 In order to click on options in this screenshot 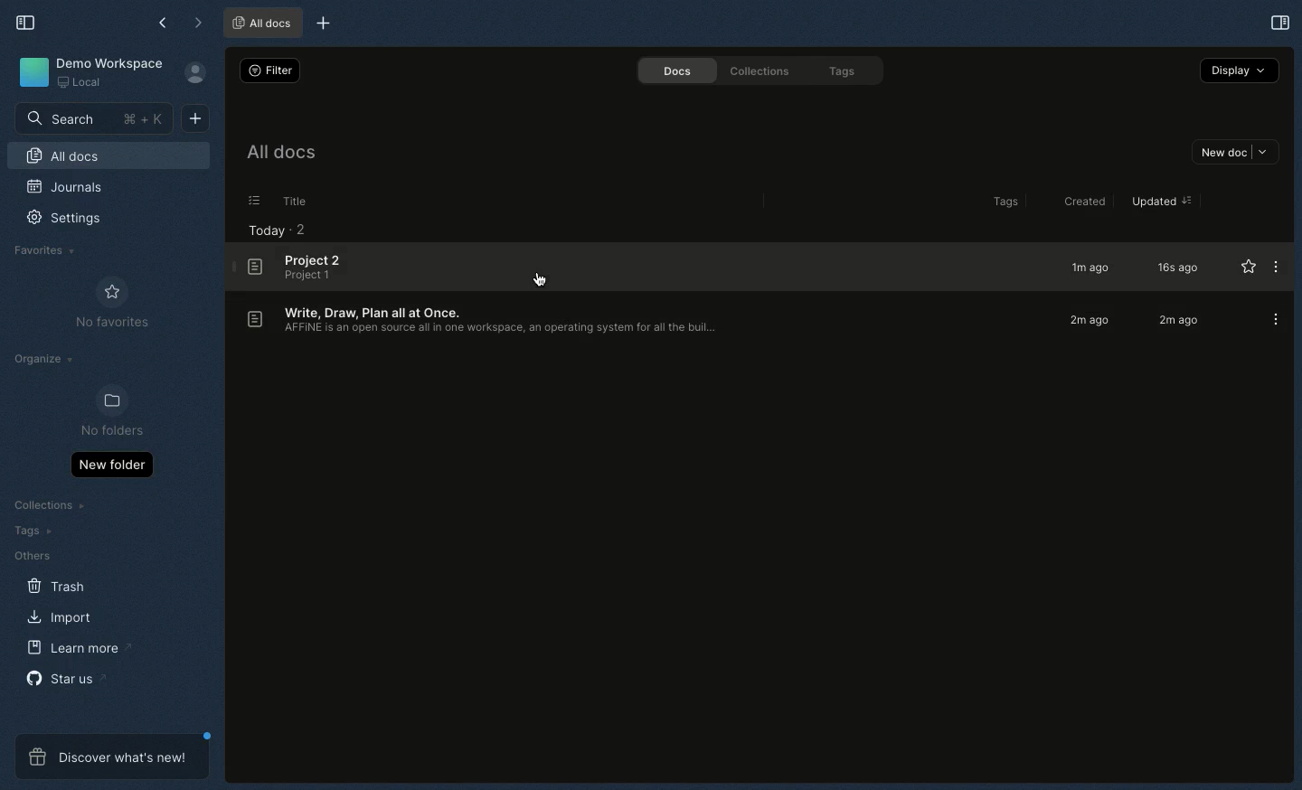, I will do `click(249, 201)`.